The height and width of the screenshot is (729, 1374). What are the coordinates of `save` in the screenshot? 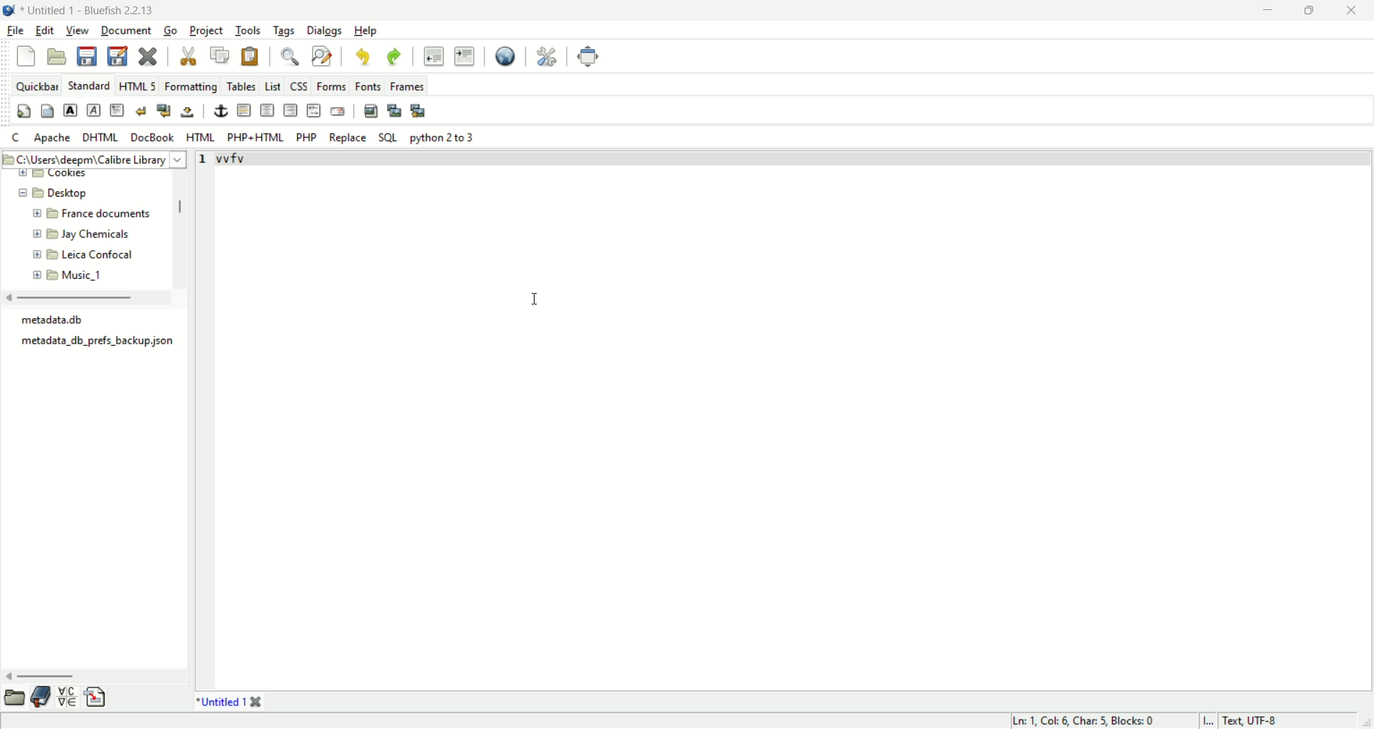 It's located at (85, 55).